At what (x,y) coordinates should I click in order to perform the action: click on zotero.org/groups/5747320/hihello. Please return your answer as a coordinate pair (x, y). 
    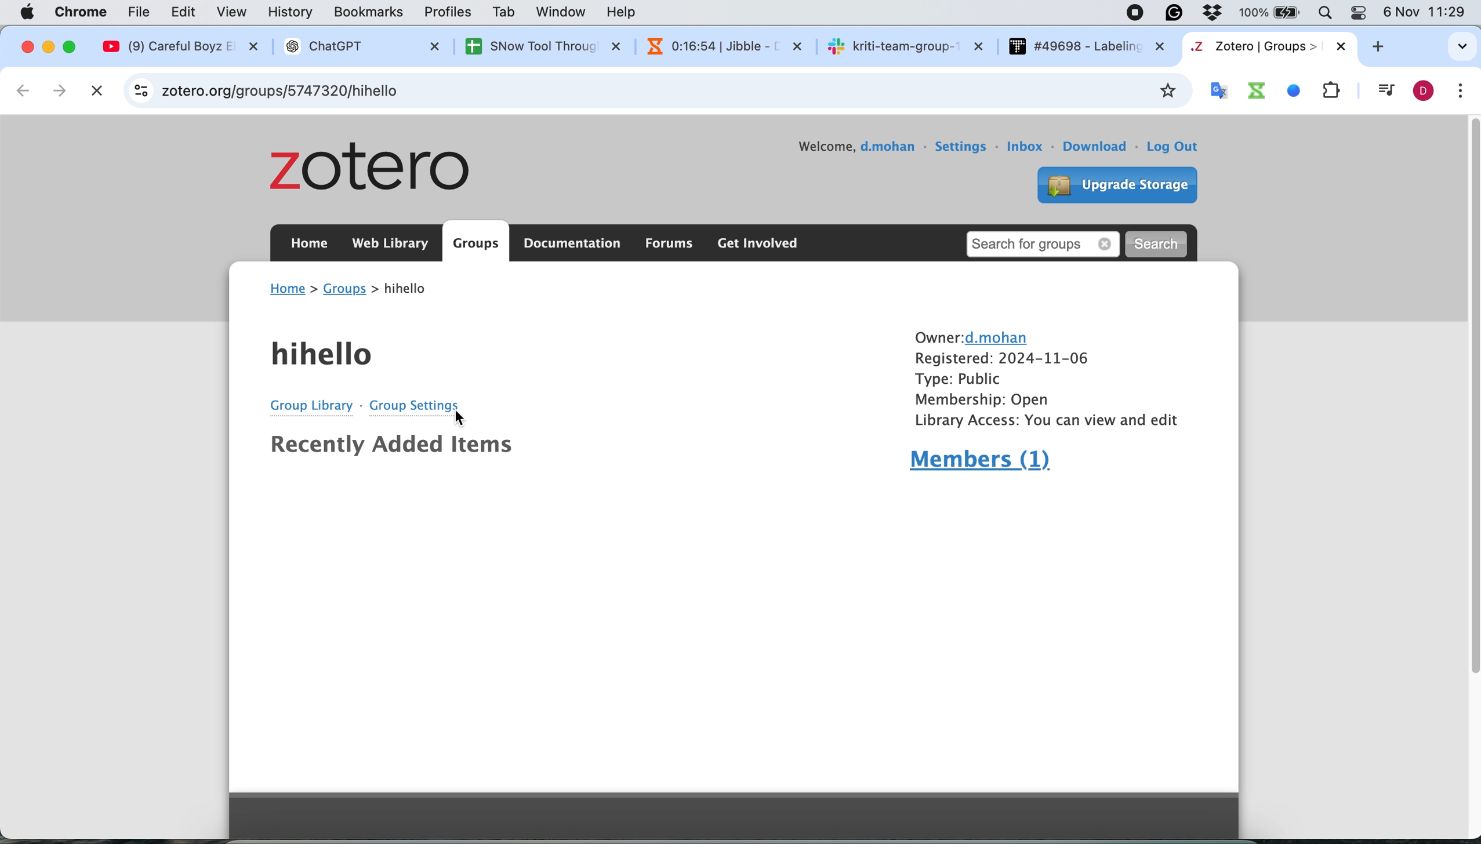
    Looking at the image, I should click on (325, 91).